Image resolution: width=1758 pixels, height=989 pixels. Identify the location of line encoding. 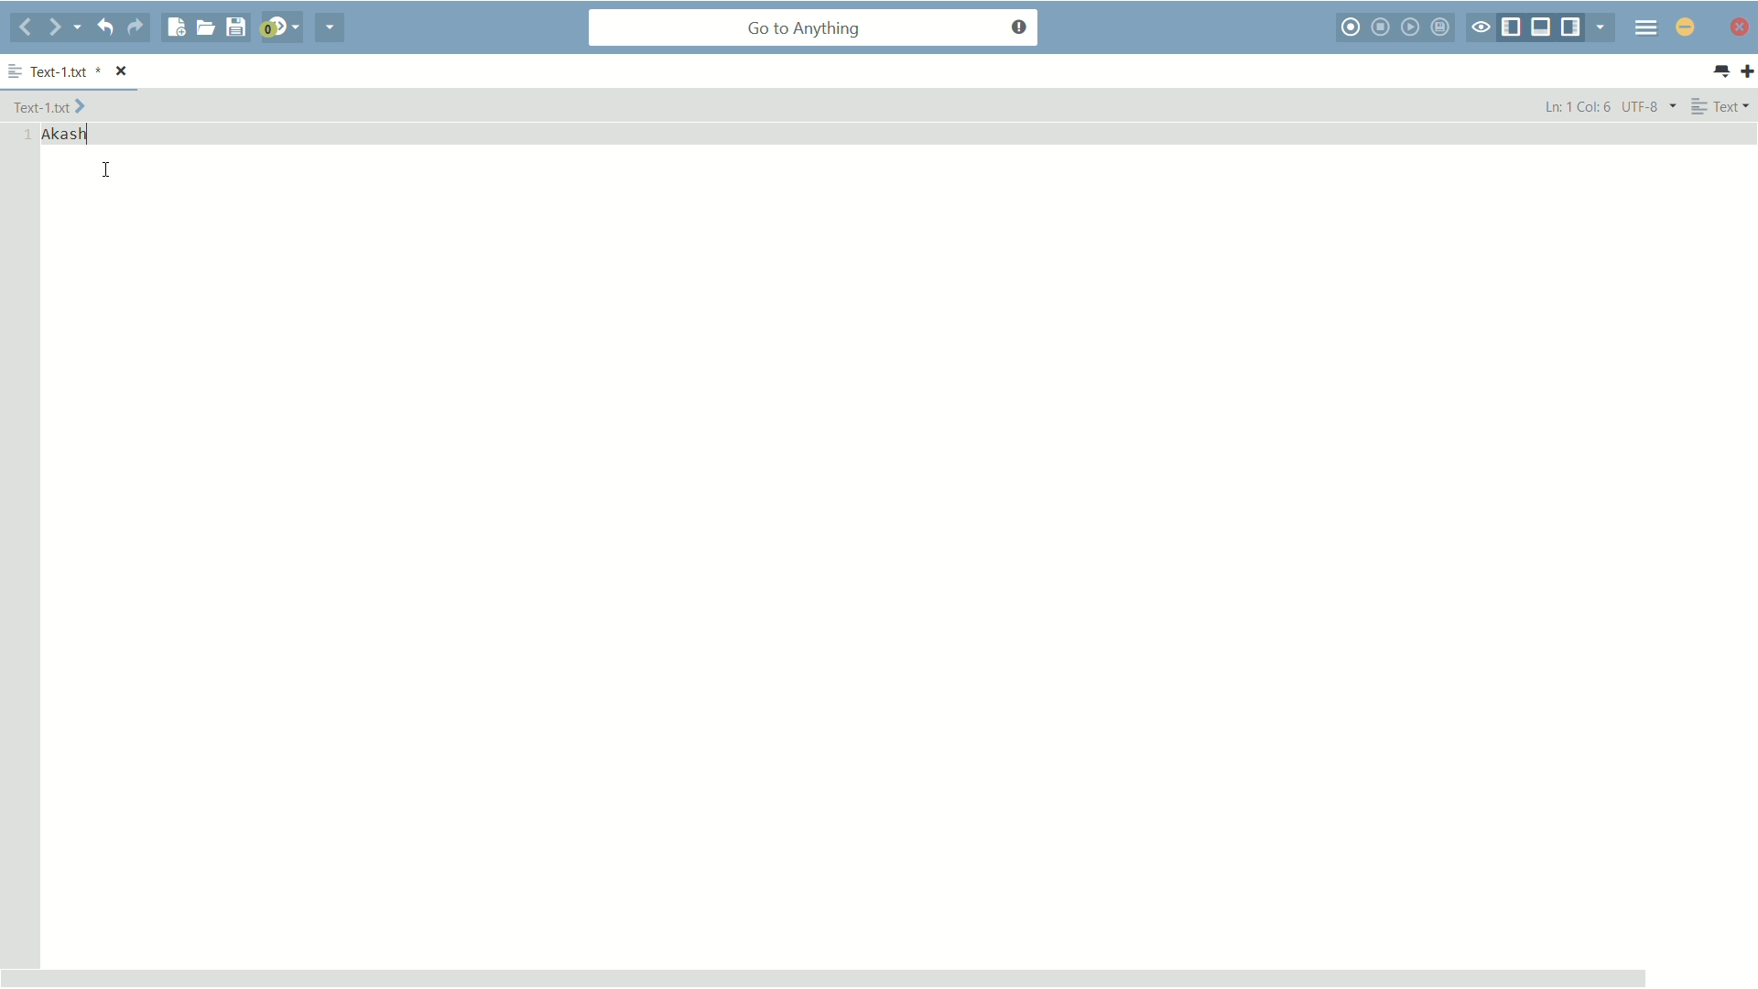
(1651, 106).